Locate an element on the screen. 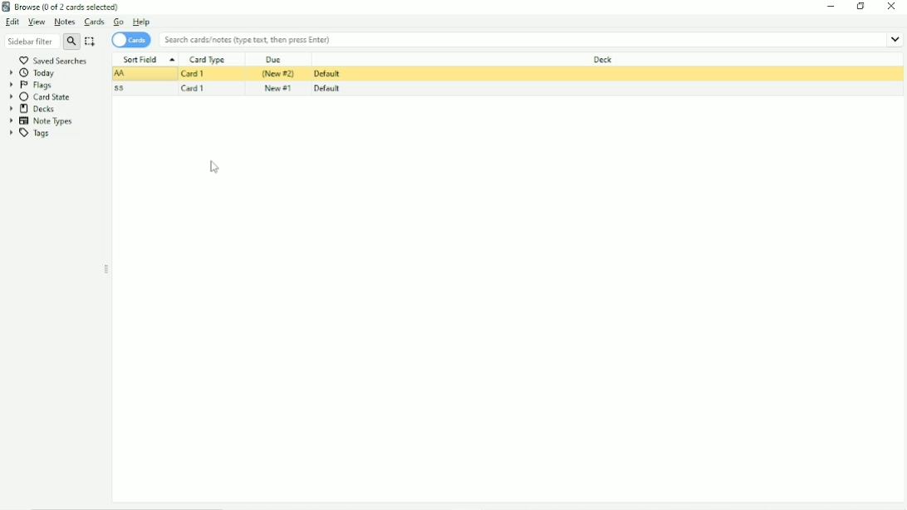  Deck is located at coordinates (603, 59).